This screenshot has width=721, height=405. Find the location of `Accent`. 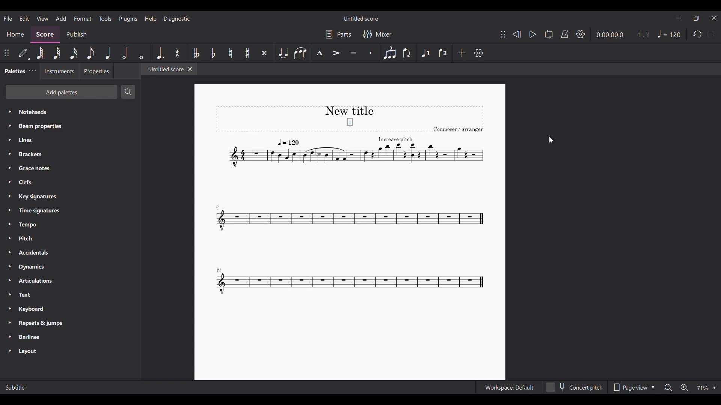

Accent is located at coordinates (336, 53).